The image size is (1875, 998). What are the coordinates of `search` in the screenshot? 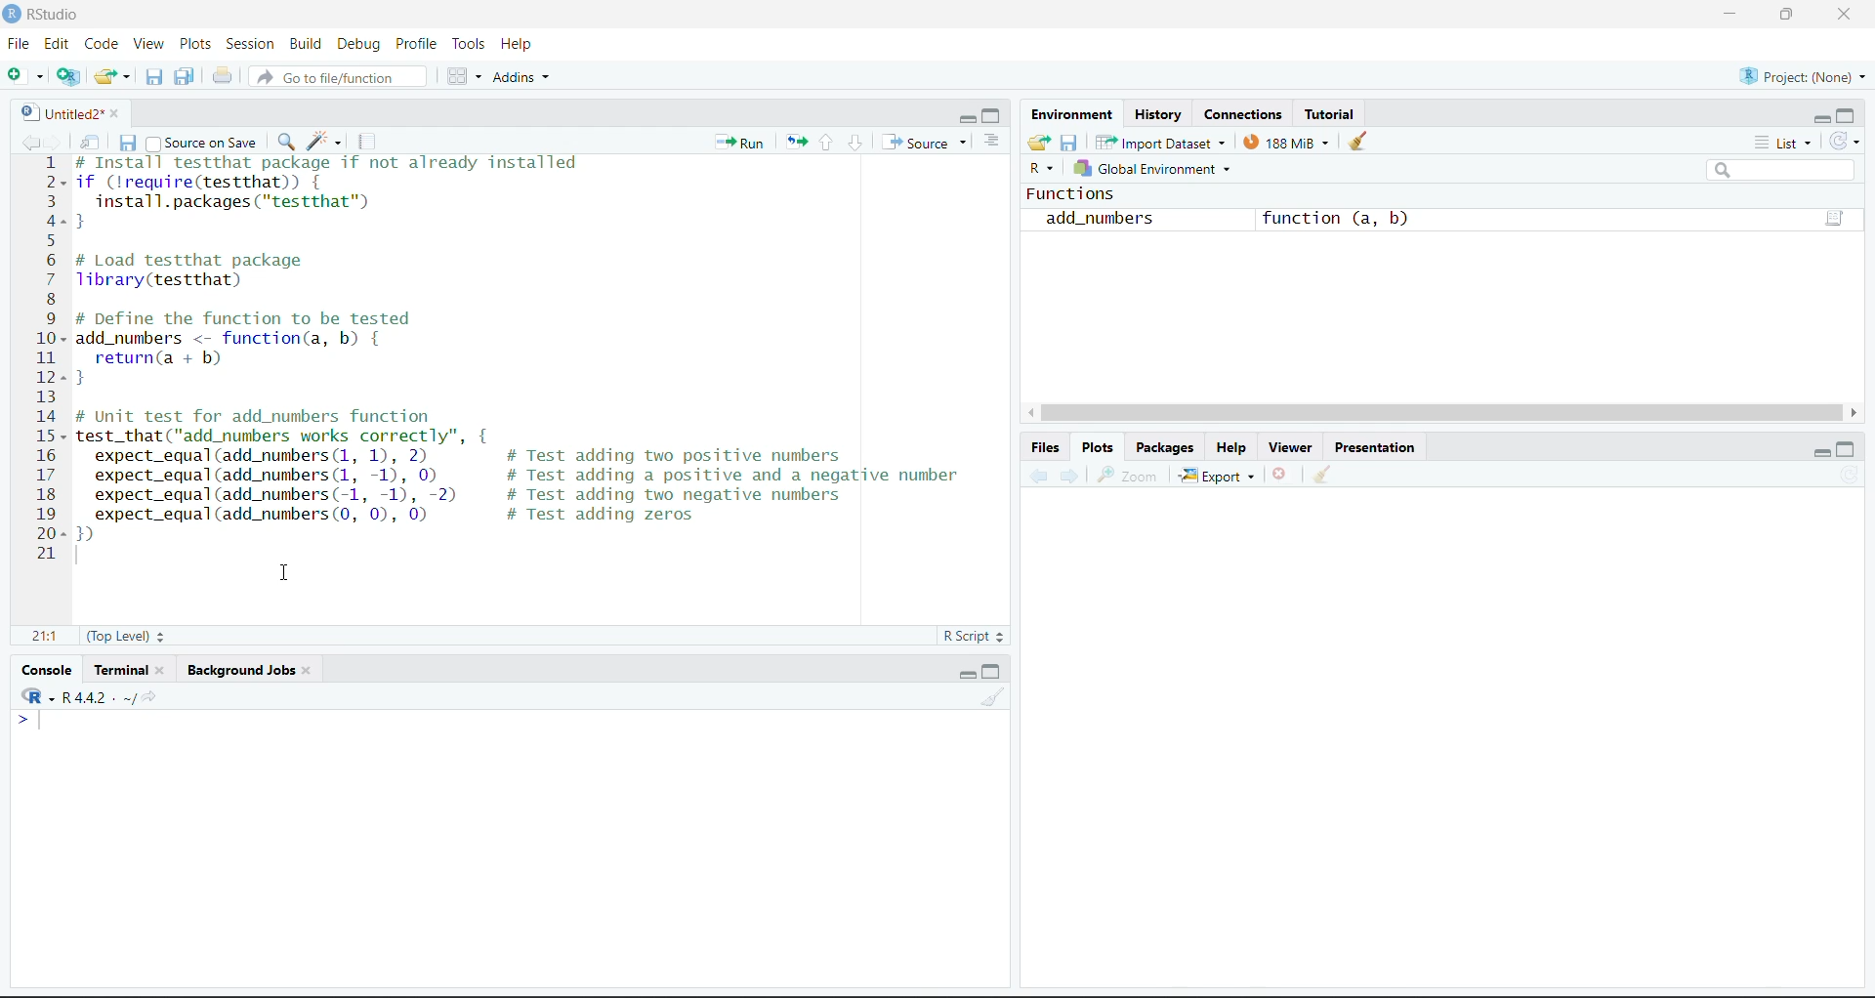 It's located at (1782, 171).